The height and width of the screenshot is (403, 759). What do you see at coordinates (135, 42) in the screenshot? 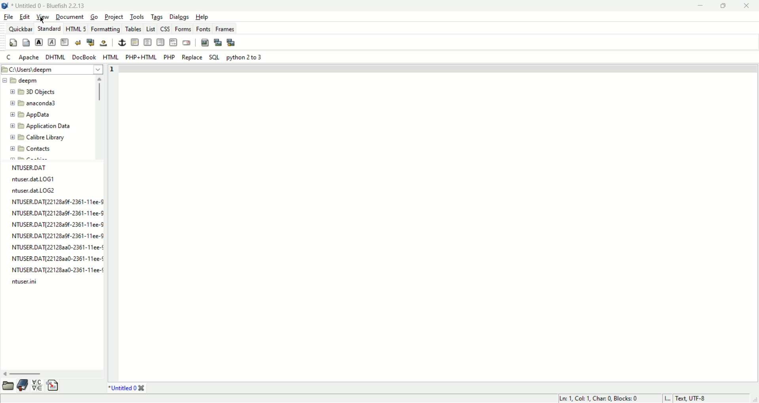
I see `horizontal rule` at bounding box center [135, 42].